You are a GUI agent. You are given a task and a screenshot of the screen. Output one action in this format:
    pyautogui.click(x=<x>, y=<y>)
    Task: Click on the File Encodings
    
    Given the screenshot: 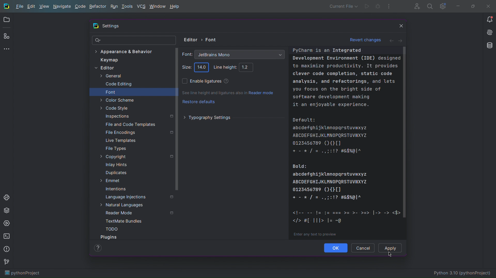 What is the action you would take?
    pyautogui.click(x=139, y=132)
    